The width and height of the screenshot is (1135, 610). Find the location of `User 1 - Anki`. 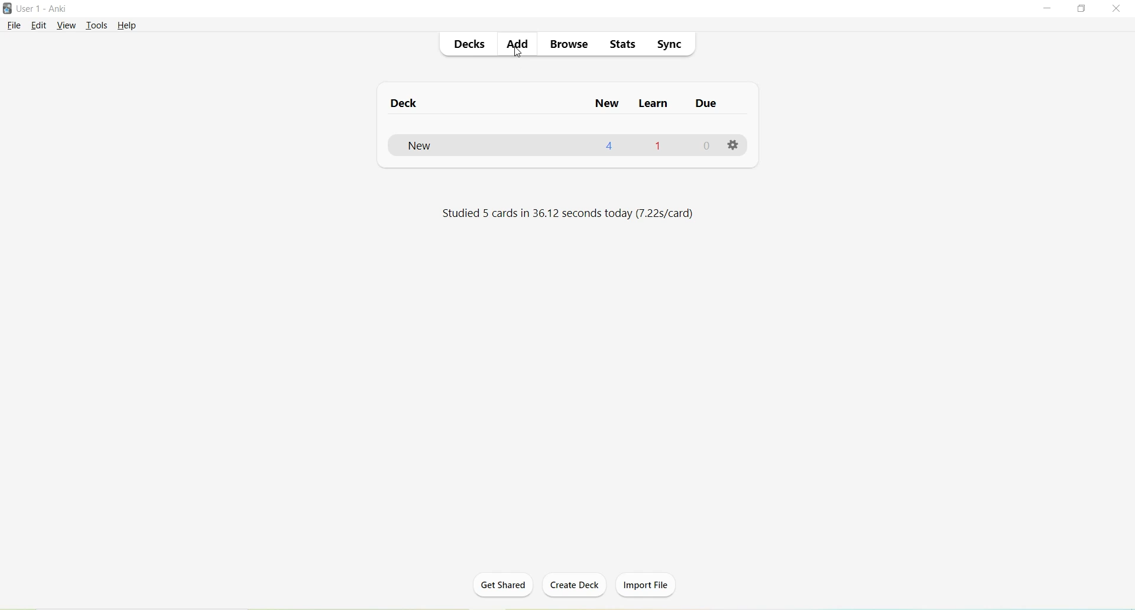

User 1 - Anki is located at coordinates (43, 8).